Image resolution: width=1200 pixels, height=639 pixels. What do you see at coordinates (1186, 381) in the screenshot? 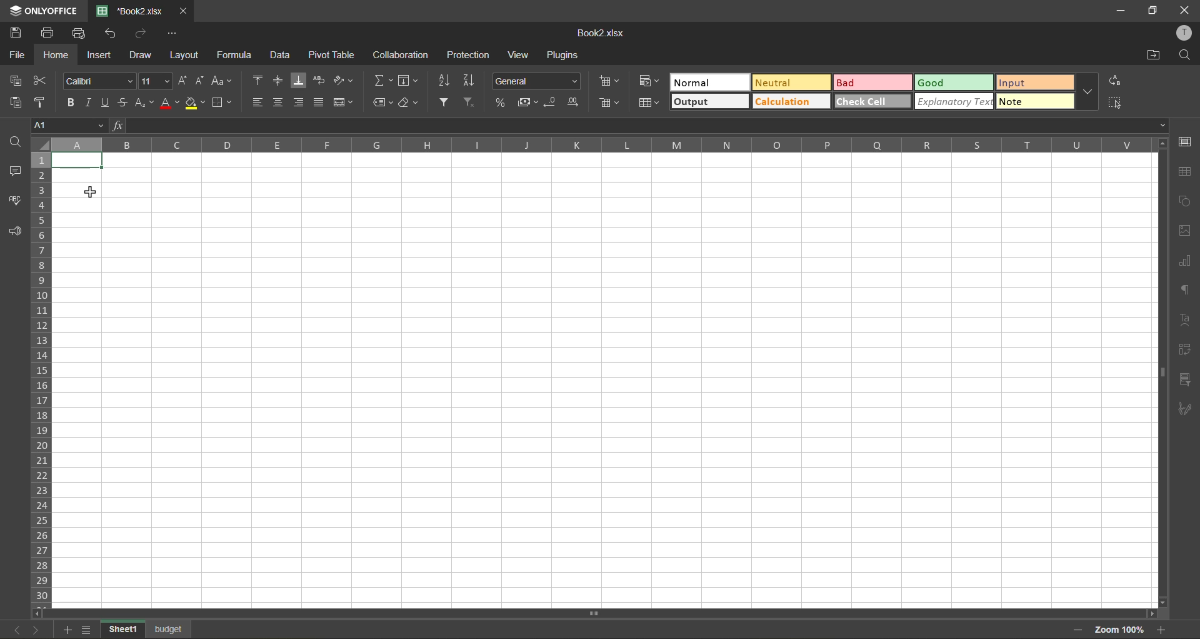
I see `slicer` at bounding box center [1186, 381].